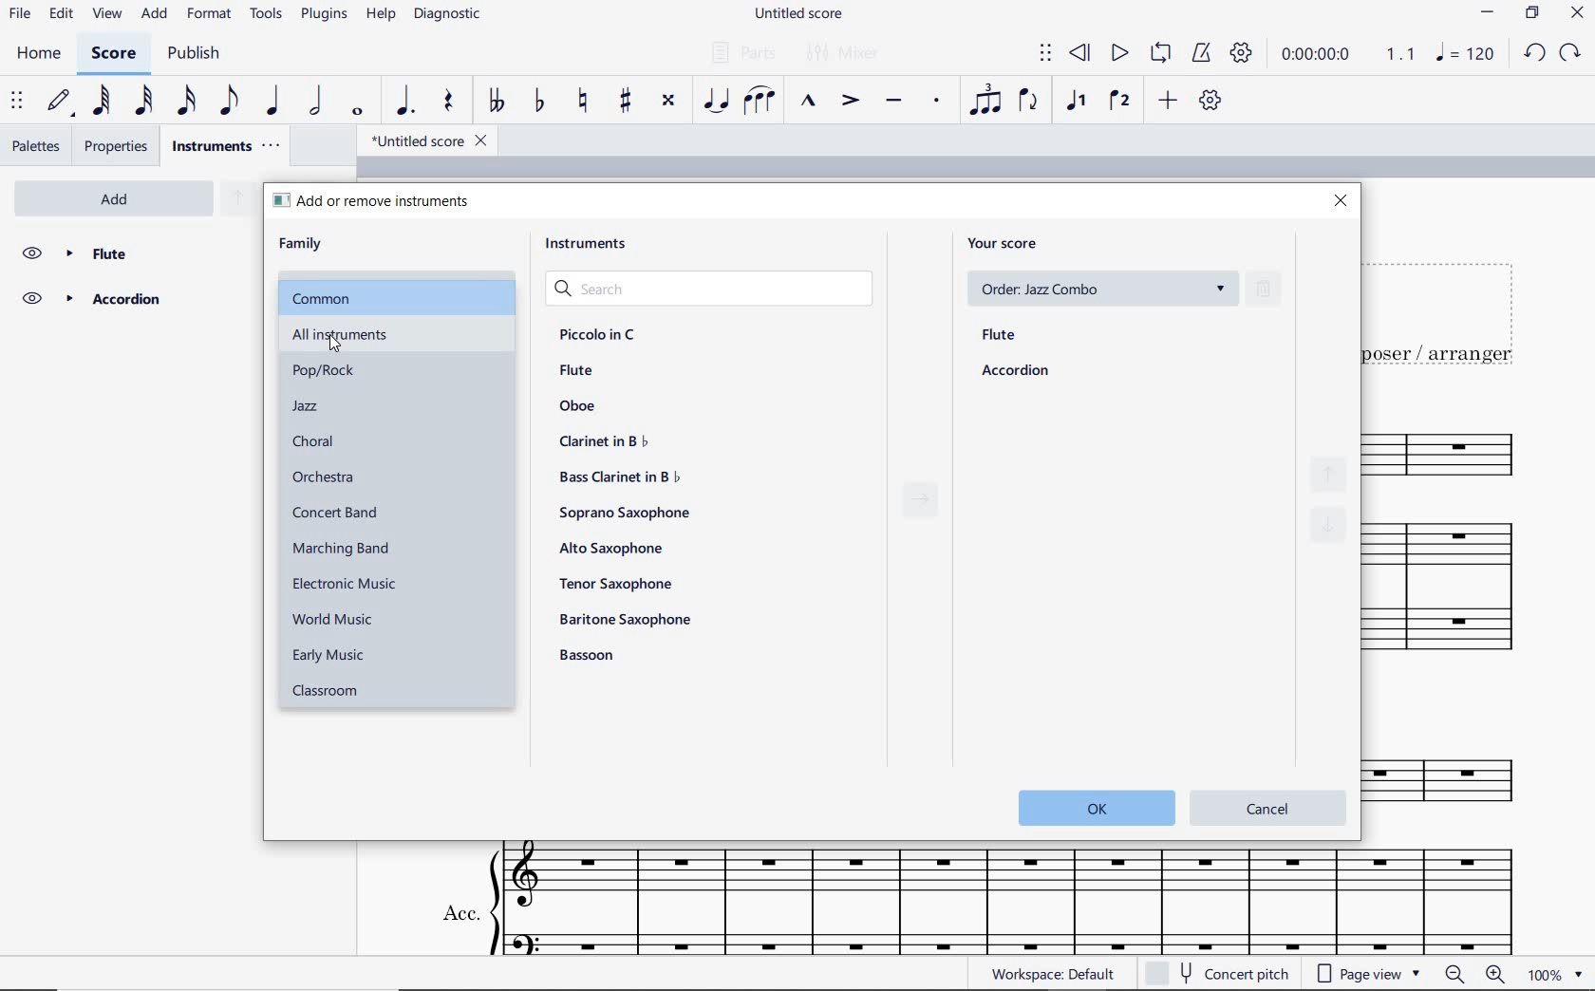  Describe the element at coordinates (39, 56) in the screenshot. I see `HOME` at that location.